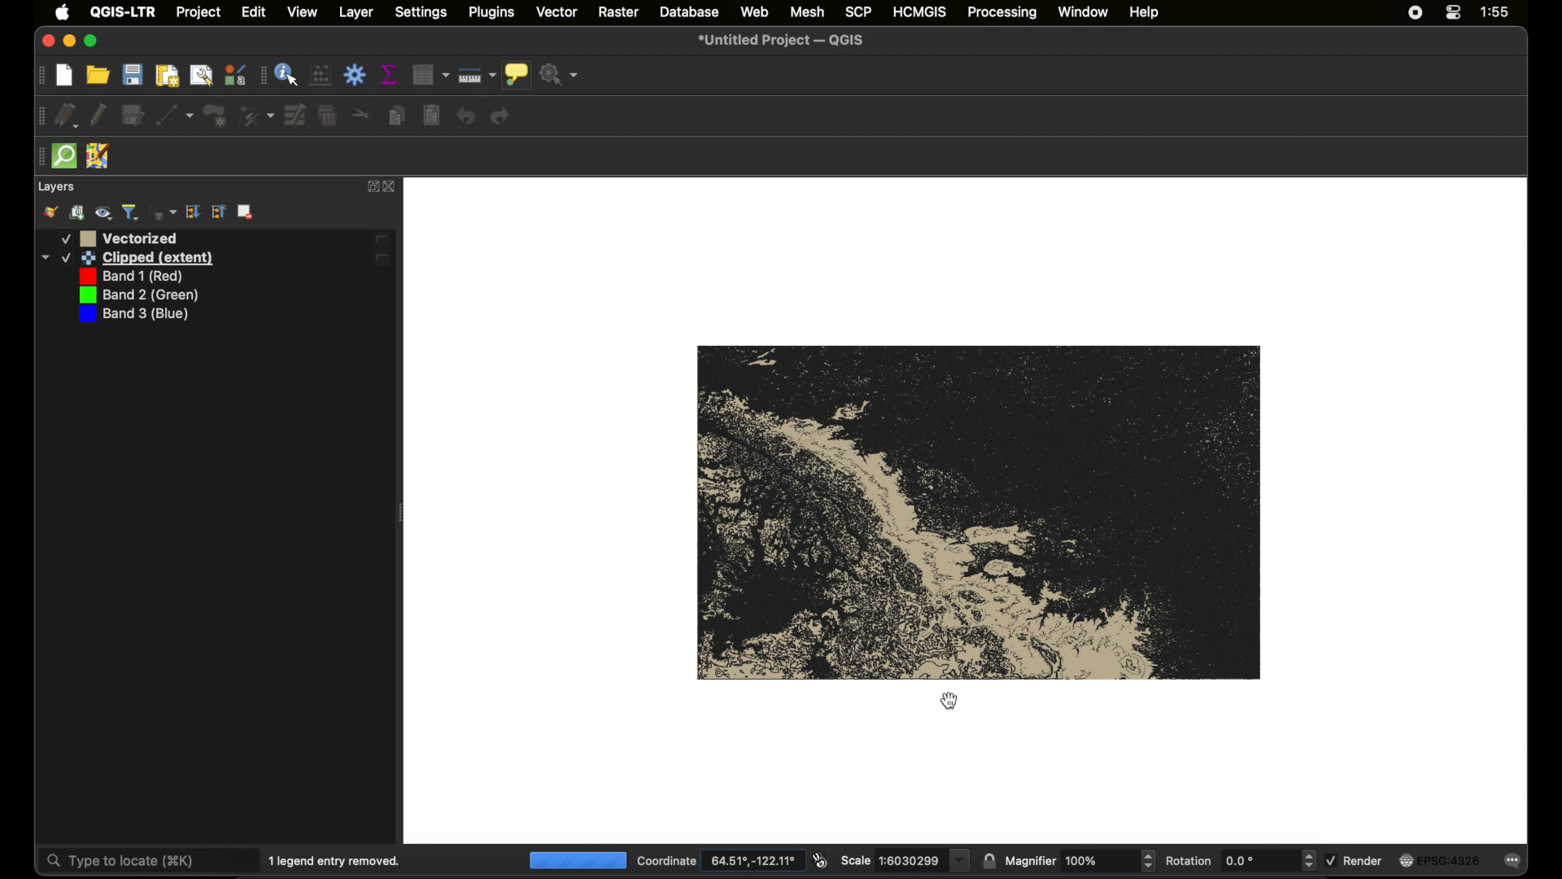 The width and height of the screenshot is (1562, 879). I want to click on polygon feature, so click(215, 116).